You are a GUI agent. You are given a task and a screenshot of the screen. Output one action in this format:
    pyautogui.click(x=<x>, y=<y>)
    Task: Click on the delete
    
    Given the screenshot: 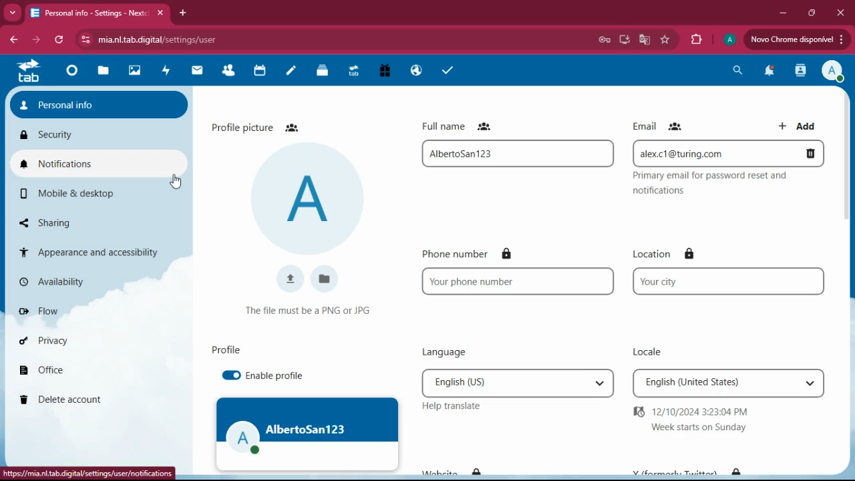 What is the action you would take?
    pyautogui.click(x=88, y=400)
    